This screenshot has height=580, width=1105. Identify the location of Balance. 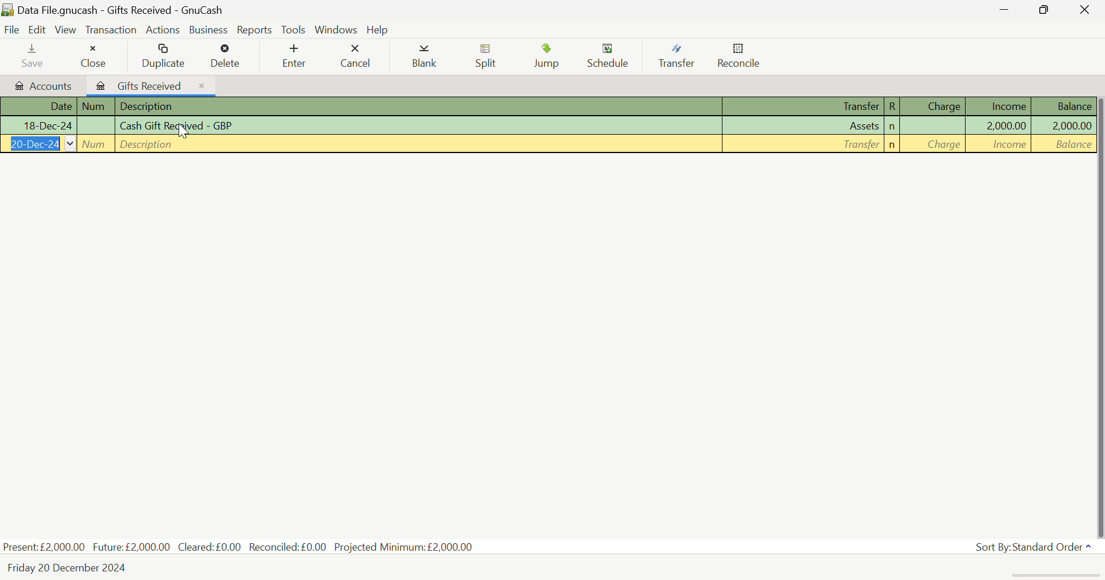
(1064, 125).